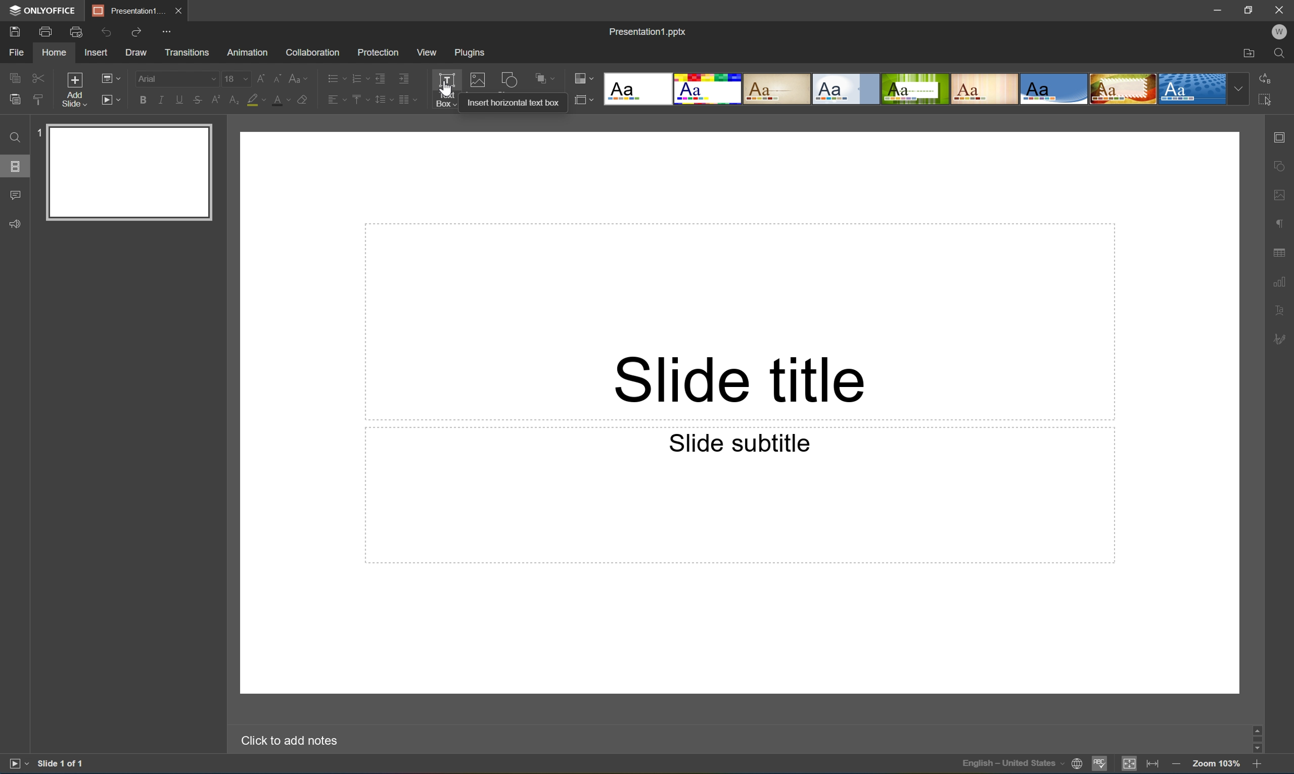  Describe the element at coordinates (15, 77) in the screenshot. I see `Copy` at that location.